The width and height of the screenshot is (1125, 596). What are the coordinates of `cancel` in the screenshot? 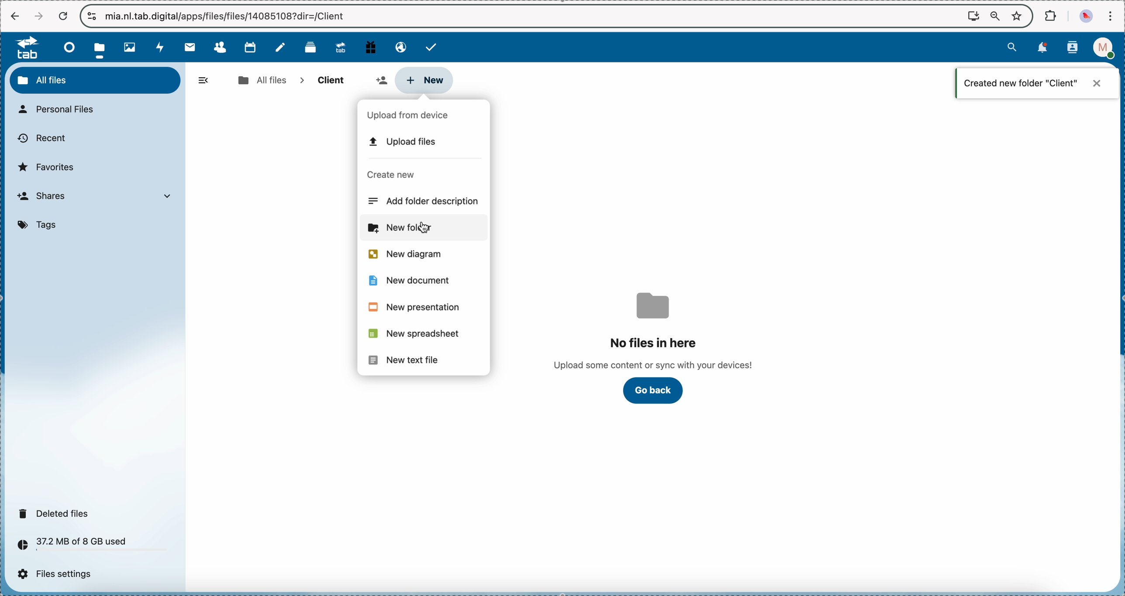 It's located at (62, 17).